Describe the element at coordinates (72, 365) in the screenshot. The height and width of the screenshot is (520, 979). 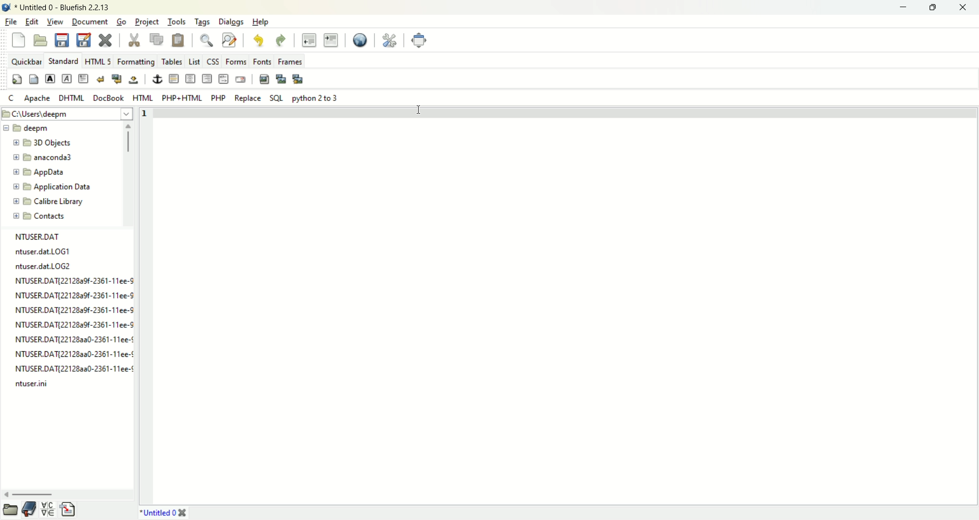
I see `NTUSER.DAT[22128aa0-2361-11ee-¢` at that location.